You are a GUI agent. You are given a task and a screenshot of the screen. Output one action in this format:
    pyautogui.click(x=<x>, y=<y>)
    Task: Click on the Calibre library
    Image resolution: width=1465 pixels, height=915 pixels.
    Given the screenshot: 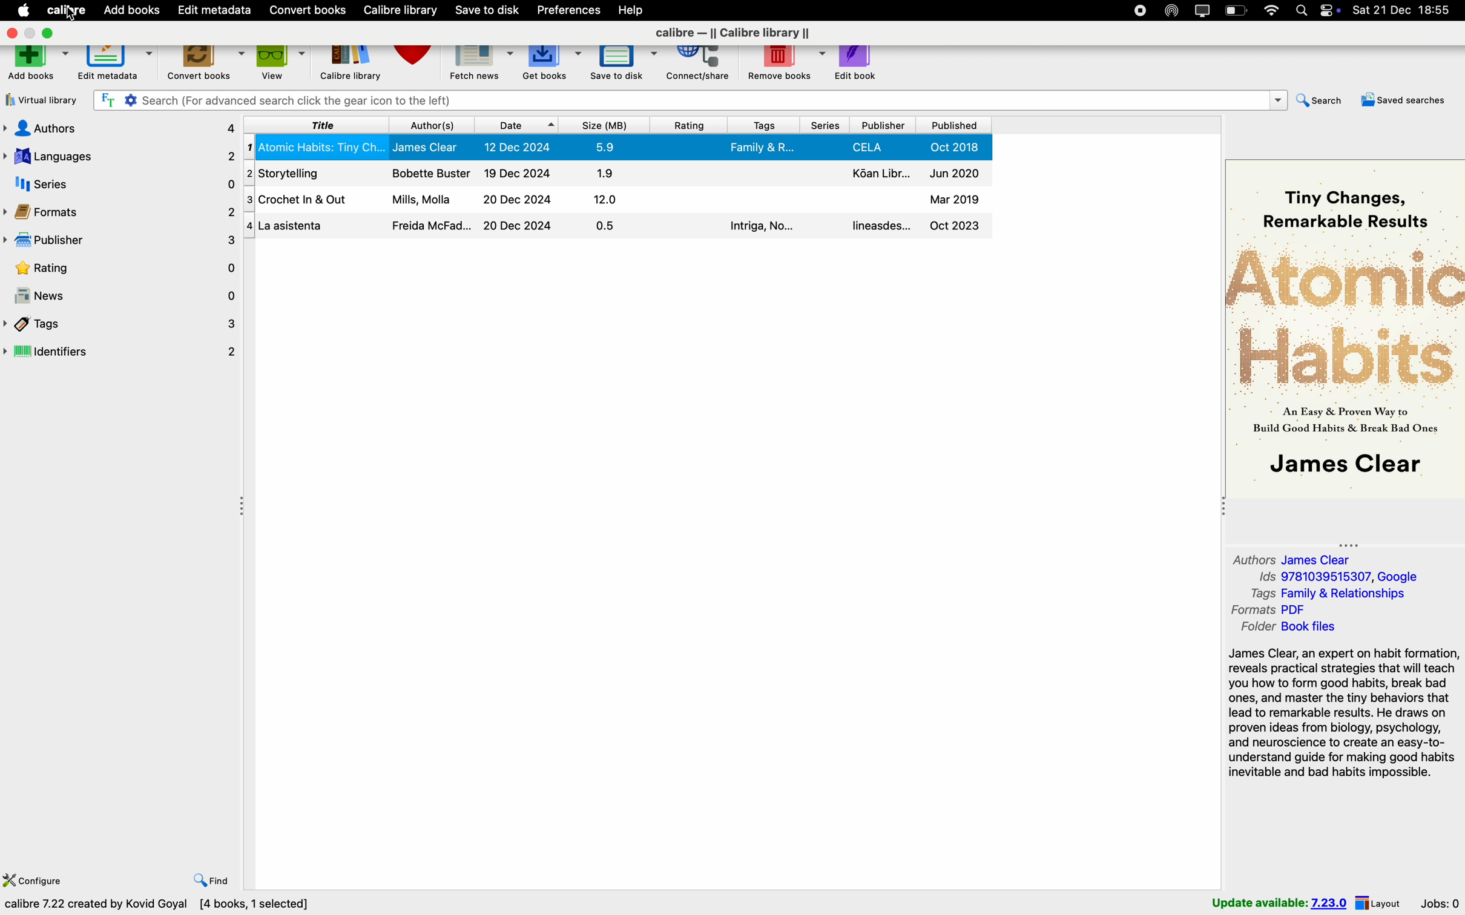 What is the action you would take?
    pyautogui.click(x=352, y=66)
    